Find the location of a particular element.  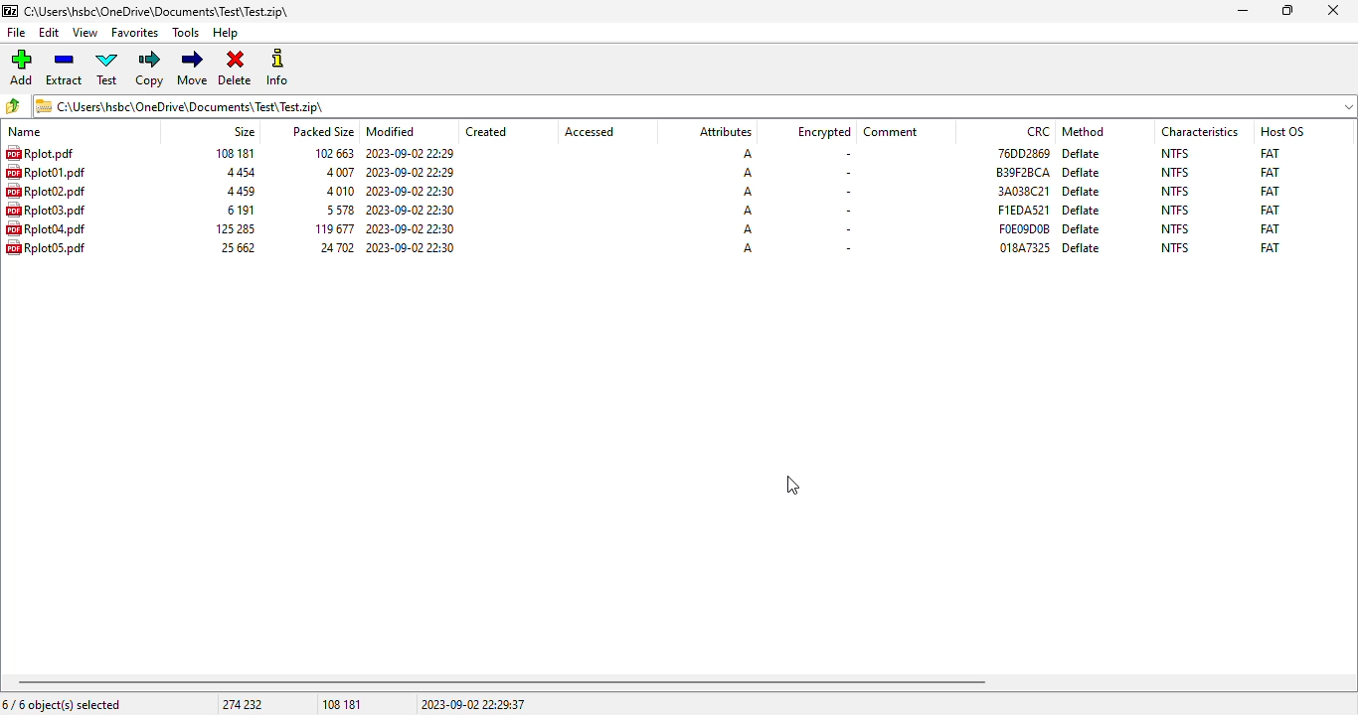

- is located at coordinates (846, 249).